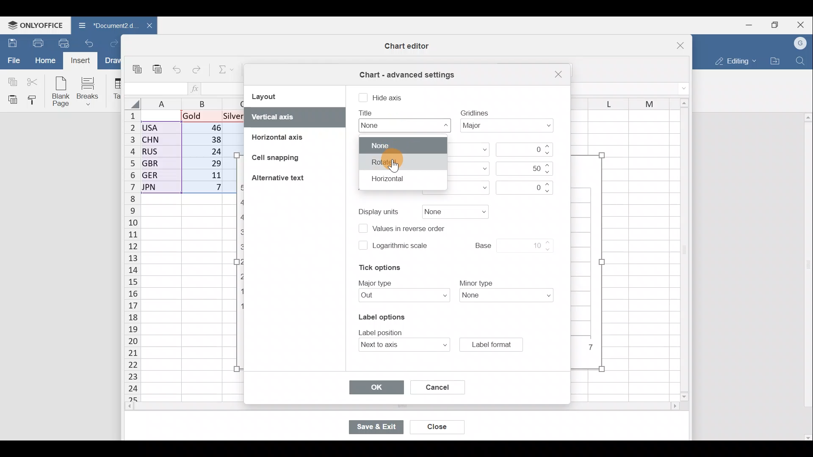 The height and width of the screenshot is (457, 813). I want to click on Minimum value, so click(527, 151).